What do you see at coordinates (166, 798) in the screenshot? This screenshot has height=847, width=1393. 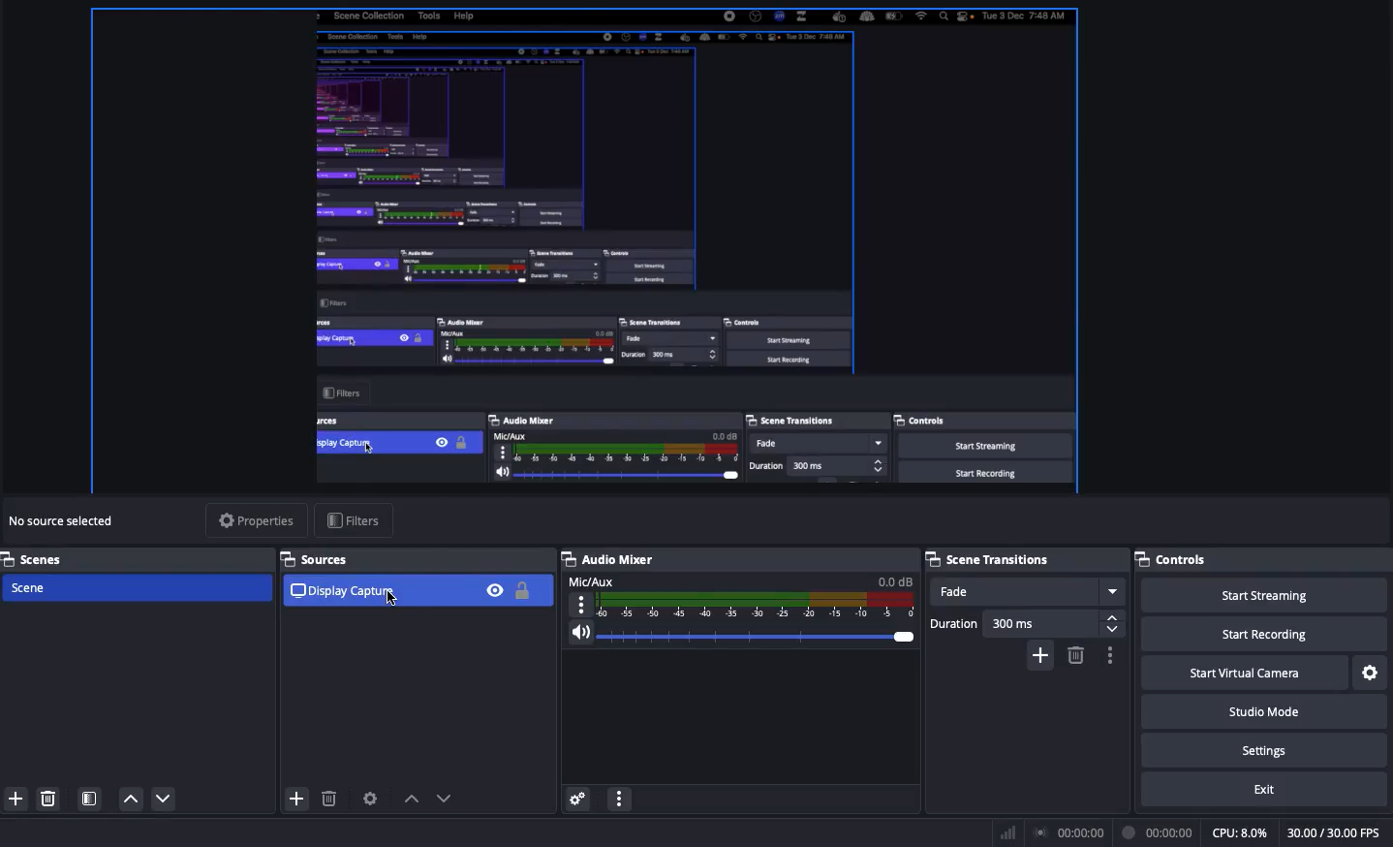 I see `Move down` at bounding box center [166, 798].